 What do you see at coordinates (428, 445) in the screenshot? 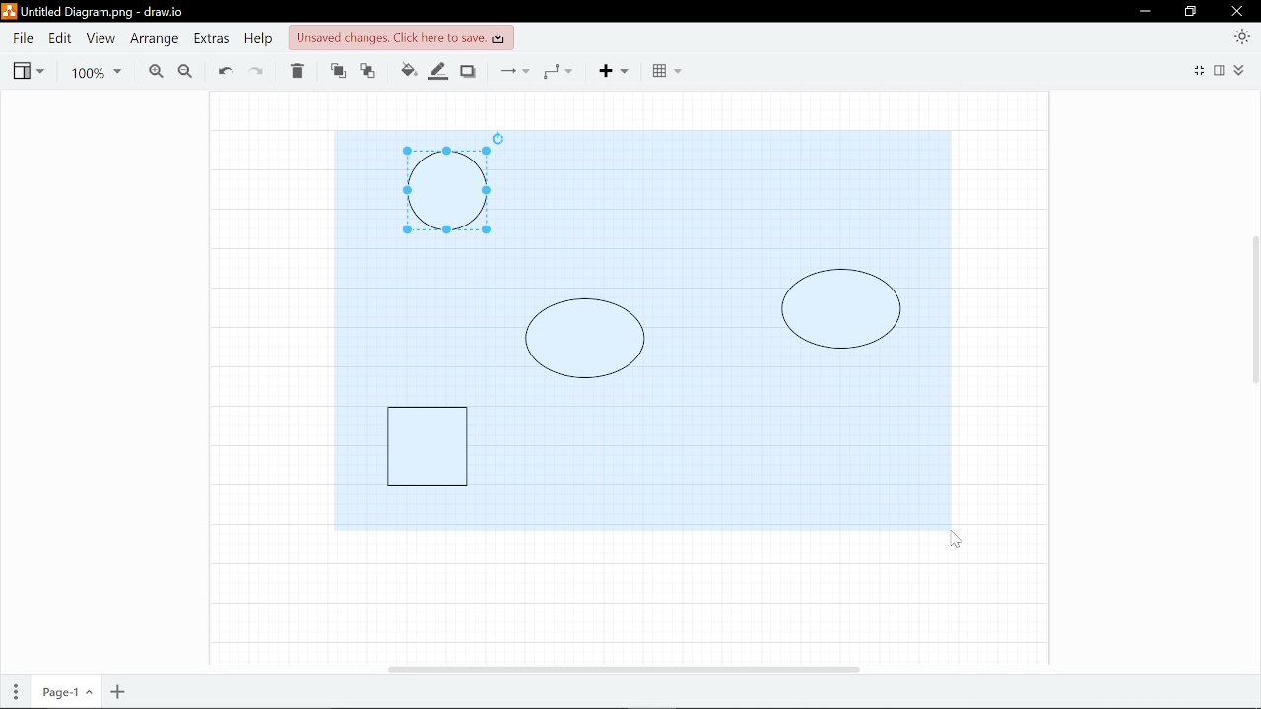
I see `Diagram` at bounding box center [428, 445].